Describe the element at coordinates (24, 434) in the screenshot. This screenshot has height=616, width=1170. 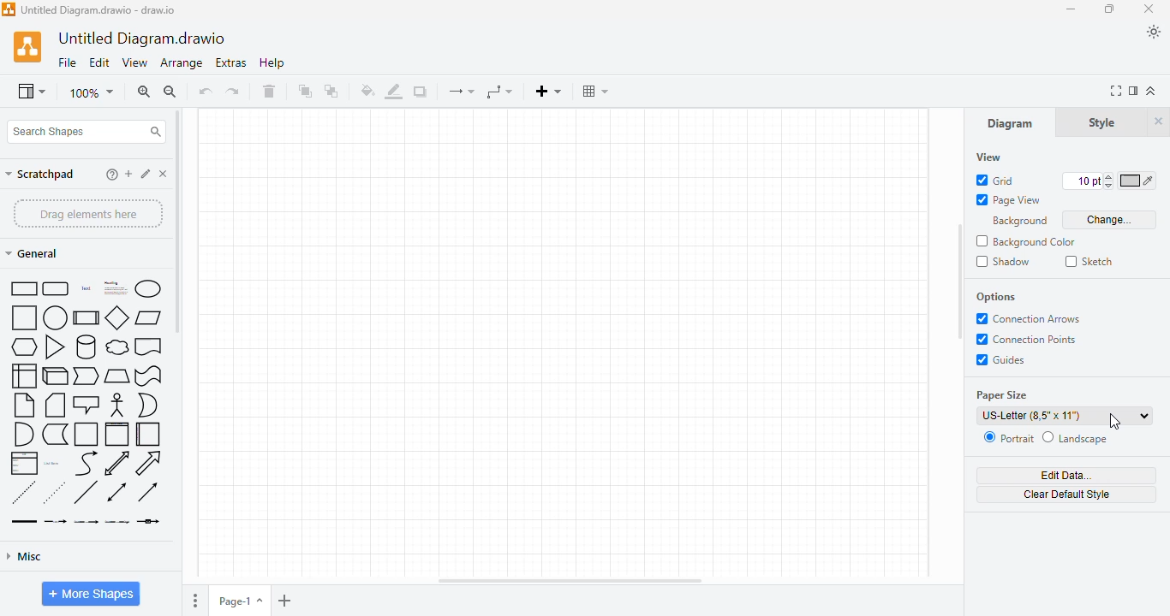
I see `and` at that location.